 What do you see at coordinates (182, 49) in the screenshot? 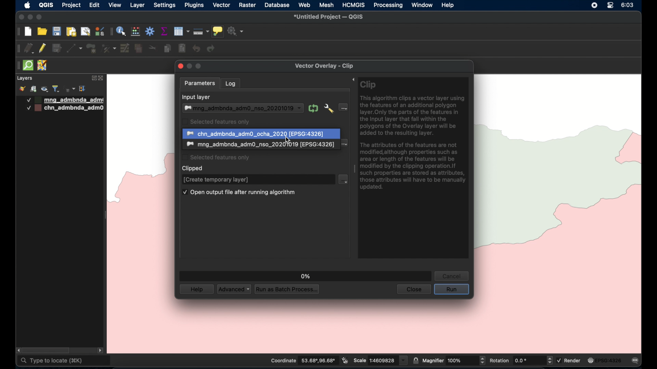
I see `paste features` at bounding box center [182, 49].